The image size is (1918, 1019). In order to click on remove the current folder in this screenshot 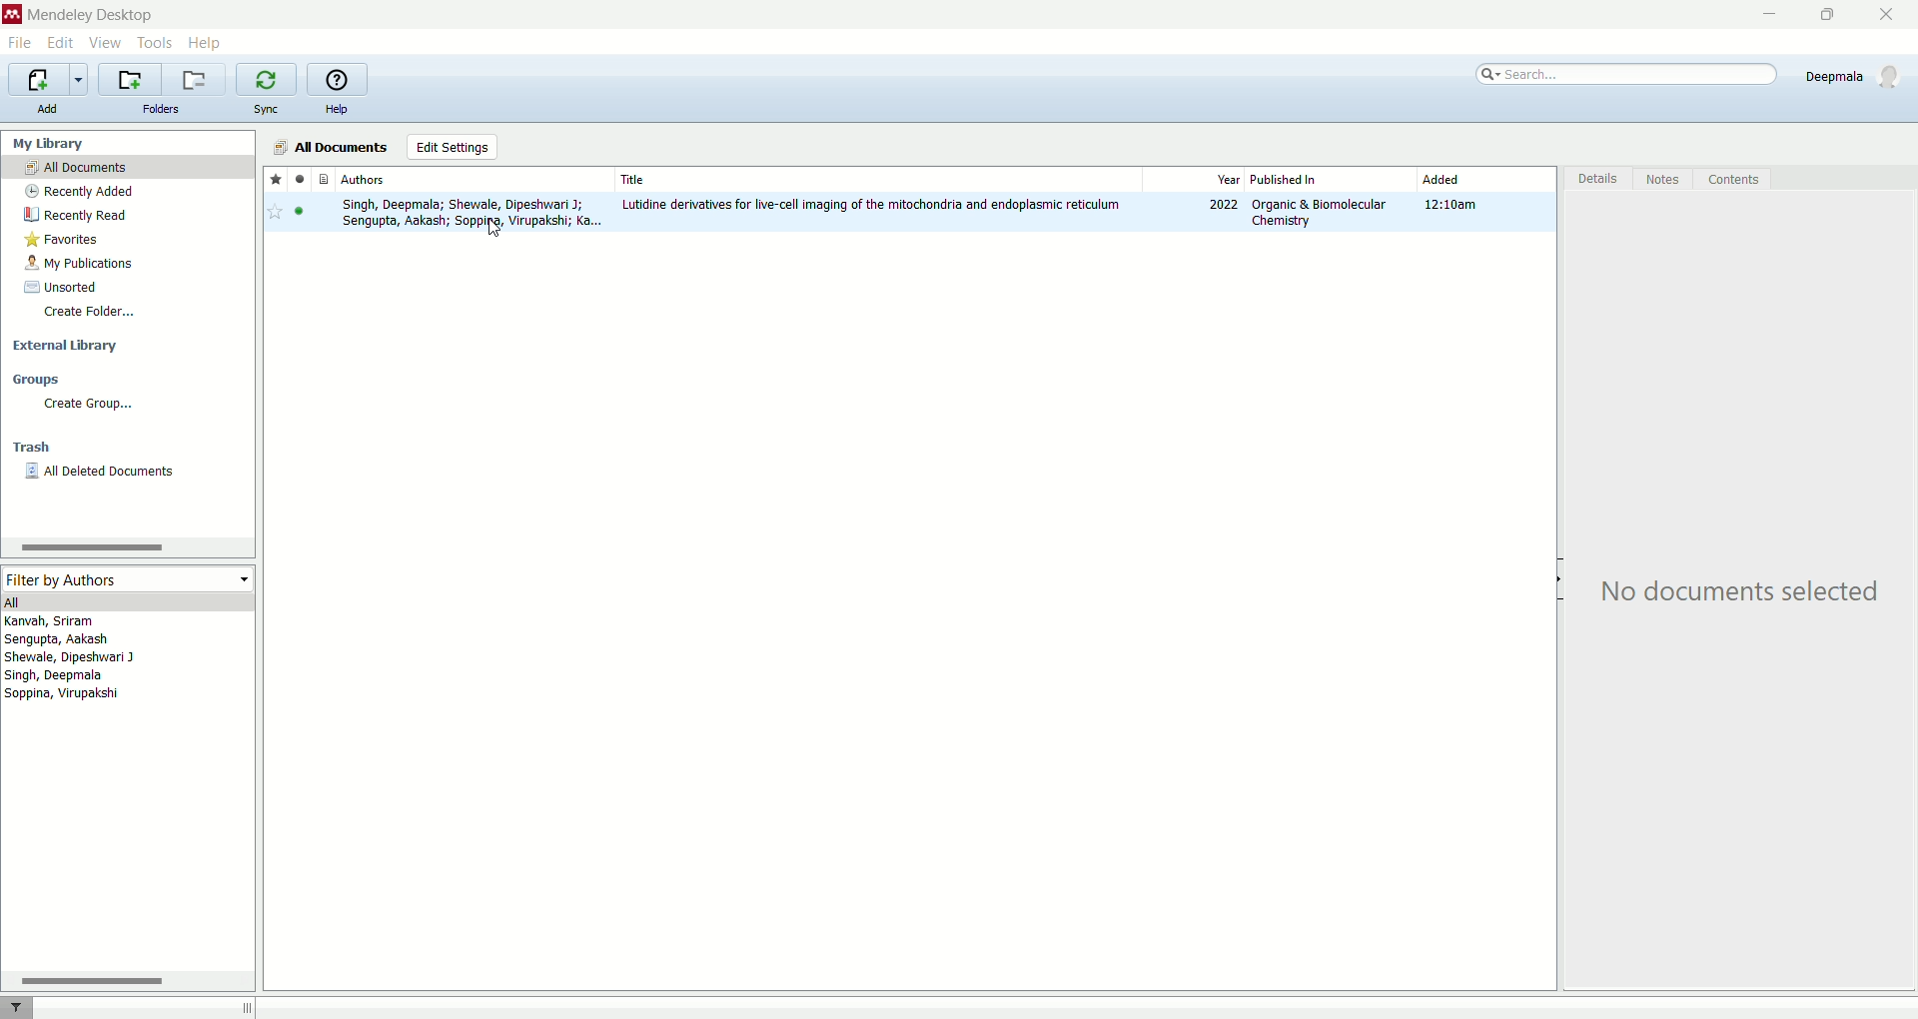, I will do `click(194, 80)`.